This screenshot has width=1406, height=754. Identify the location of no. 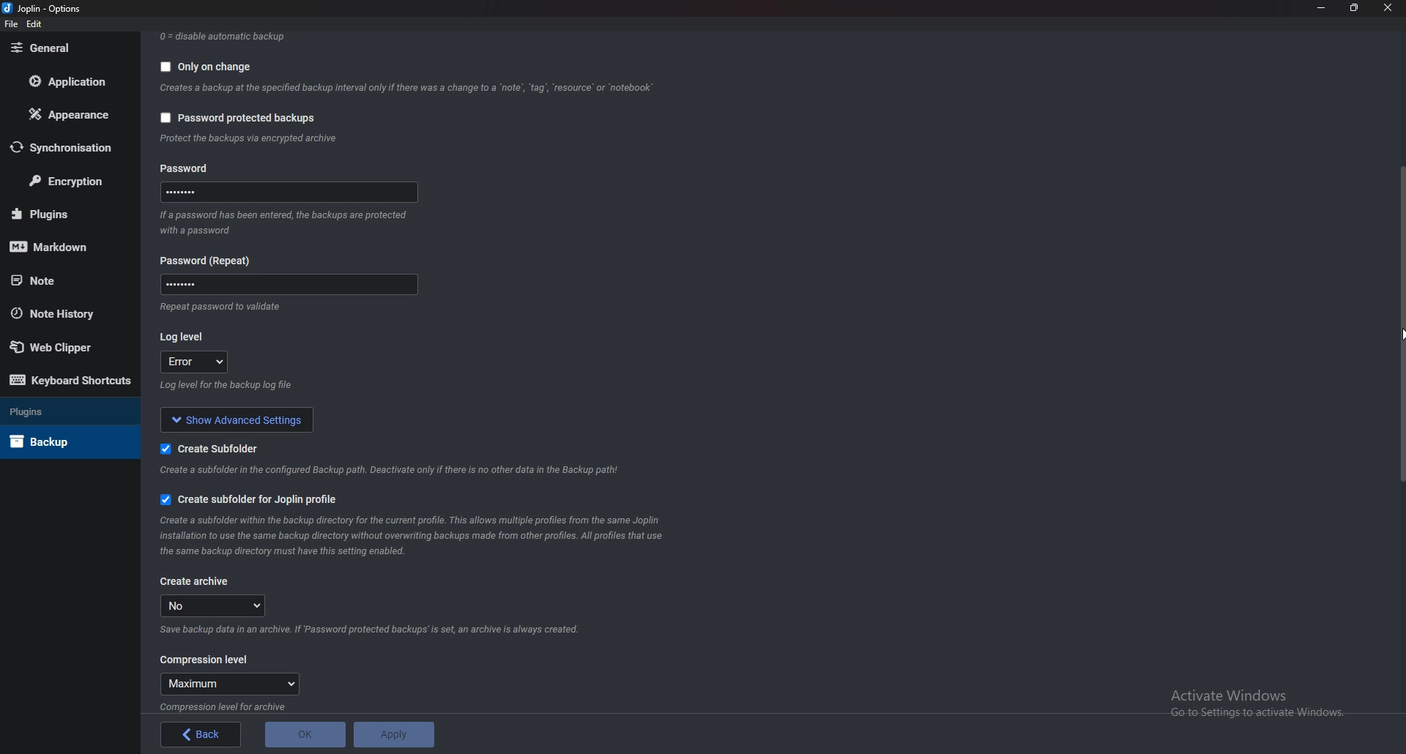
(217, 605).